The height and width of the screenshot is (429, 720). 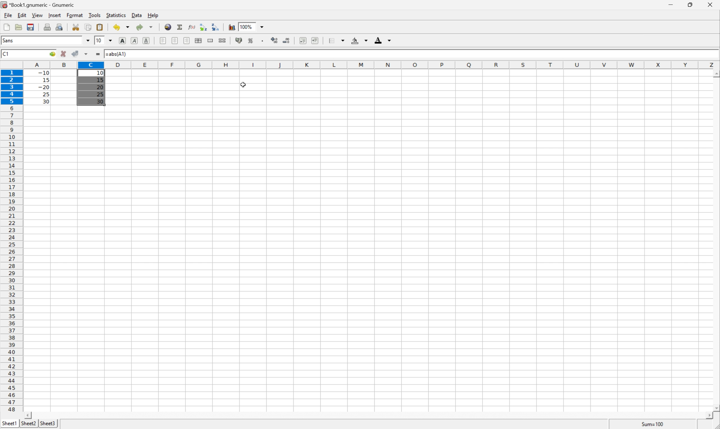 What do you see at coordinates (232, 26) in the screenshot?
I see `Insert chart` at bounding box center [232, 26].